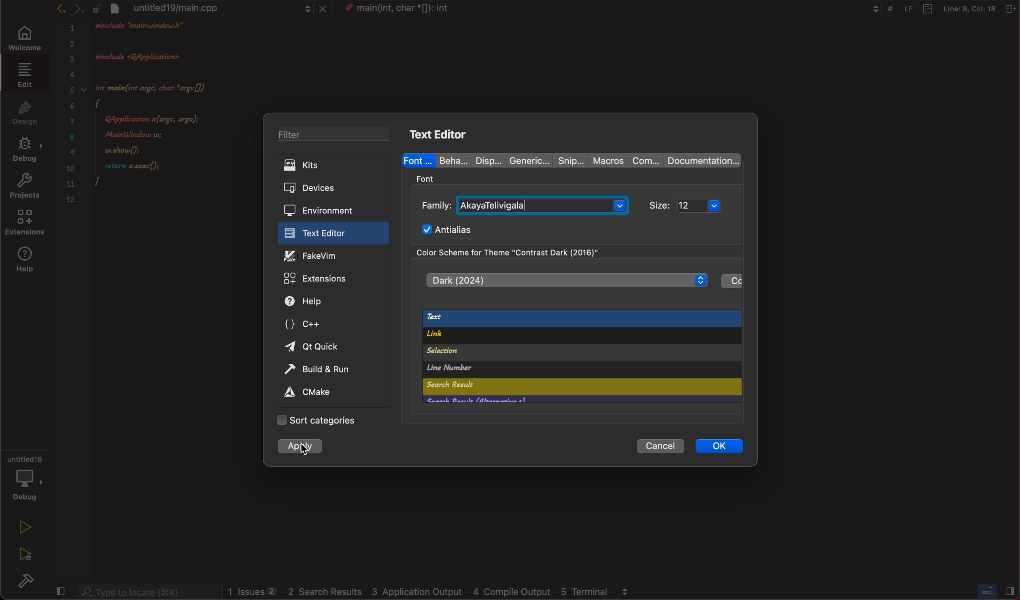 This screenshot has height=600, width=1020. I want to click on text editor, so click(328, 233).